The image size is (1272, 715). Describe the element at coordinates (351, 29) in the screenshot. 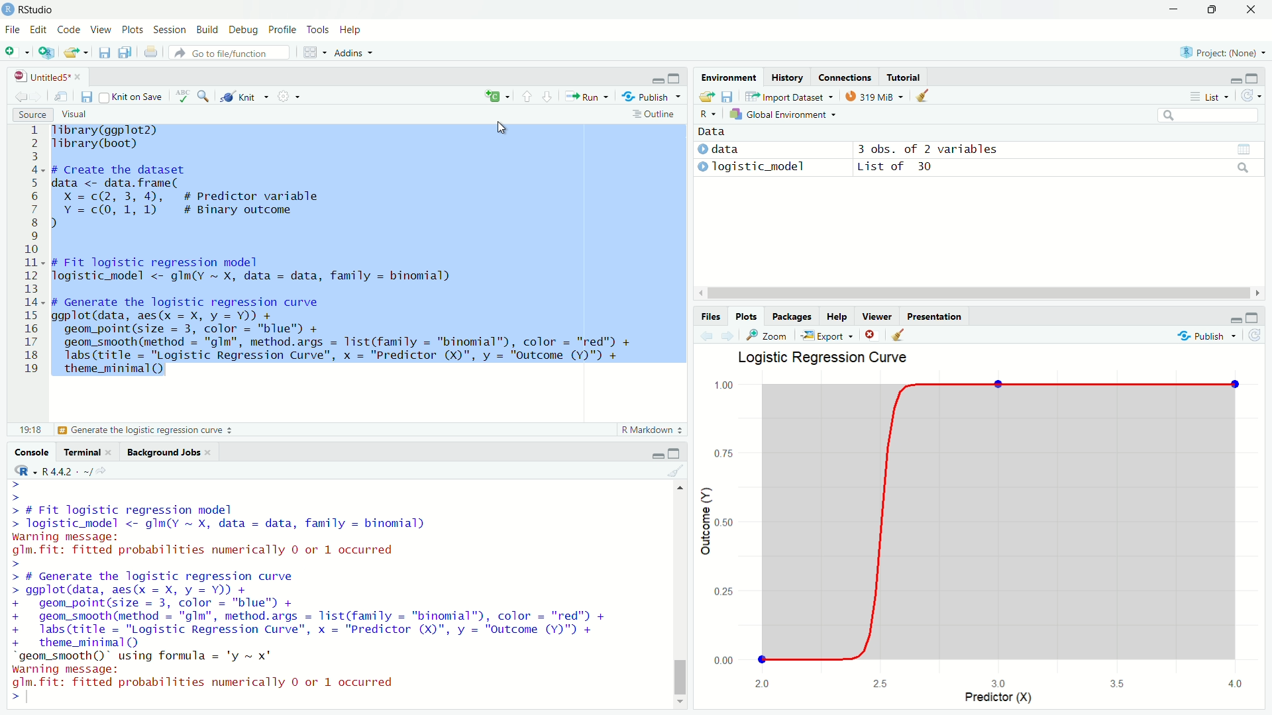

I see `Help` at that location.